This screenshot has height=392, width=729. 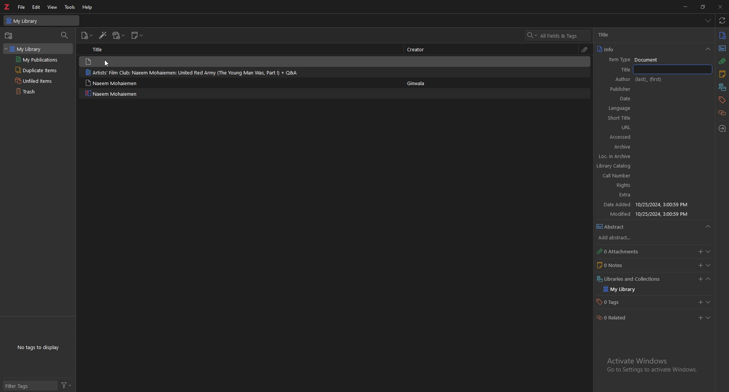 I want to click on series number, so click(x=616, y=109).